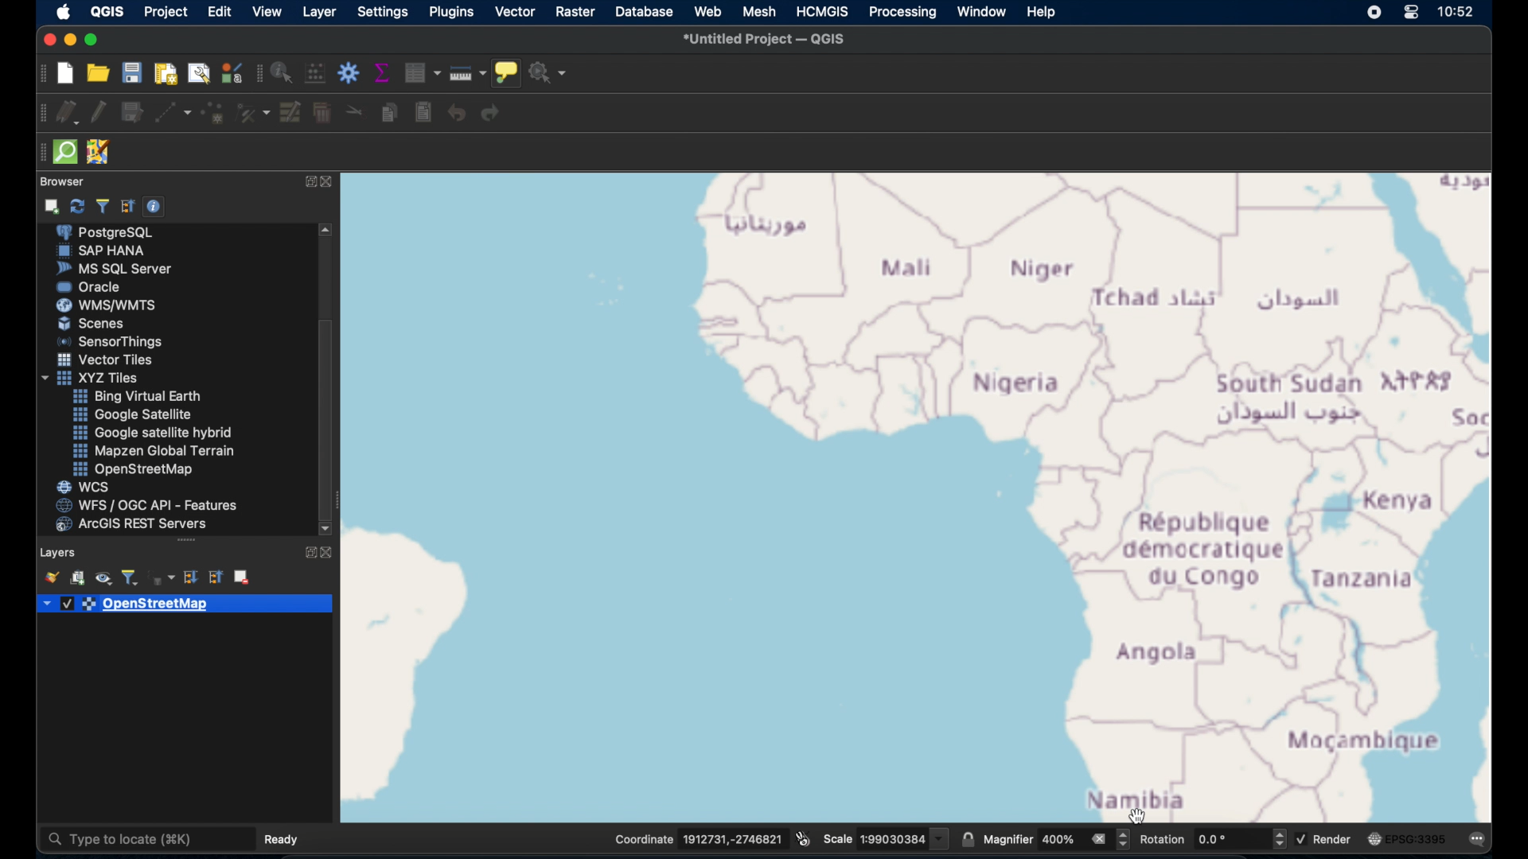  Describe the element at coordinates (51, 208) in the screenshot. I see `add selected layer` at that location.